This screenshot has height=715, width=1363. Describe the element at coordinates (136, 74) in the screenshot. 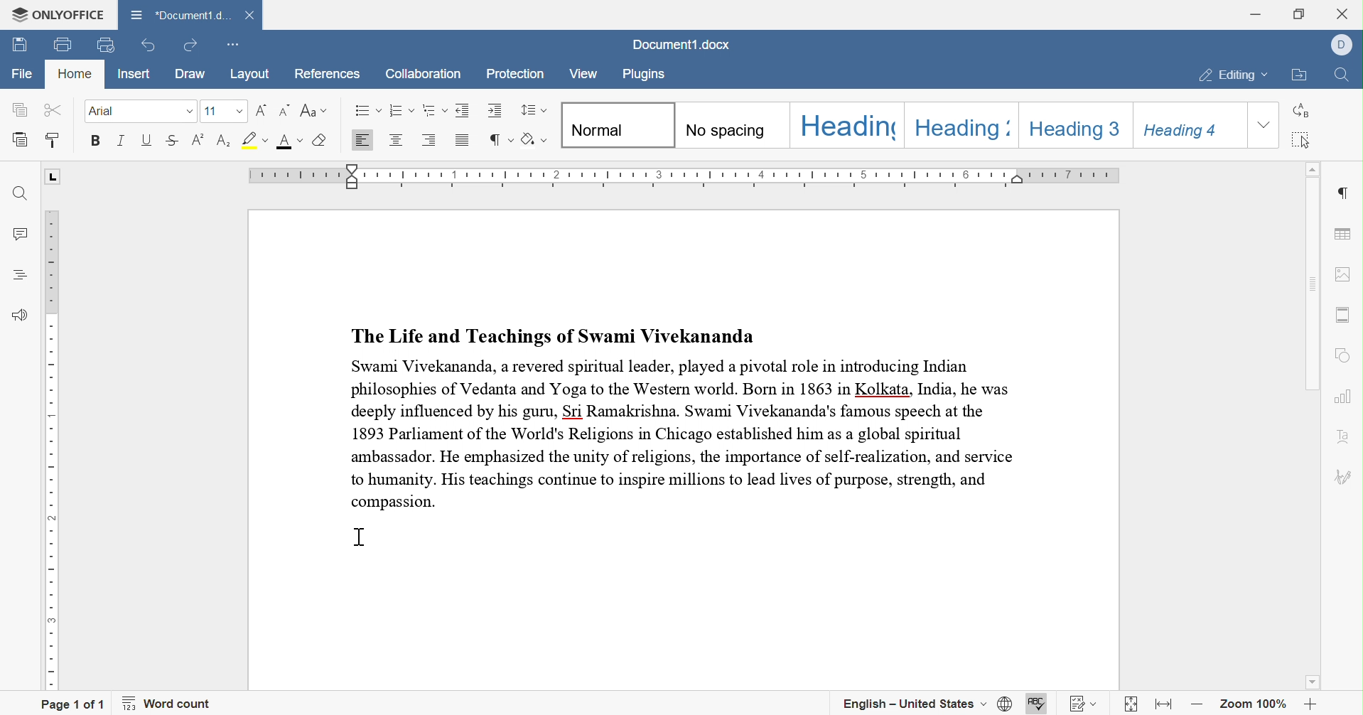

I see `insert` at that location.